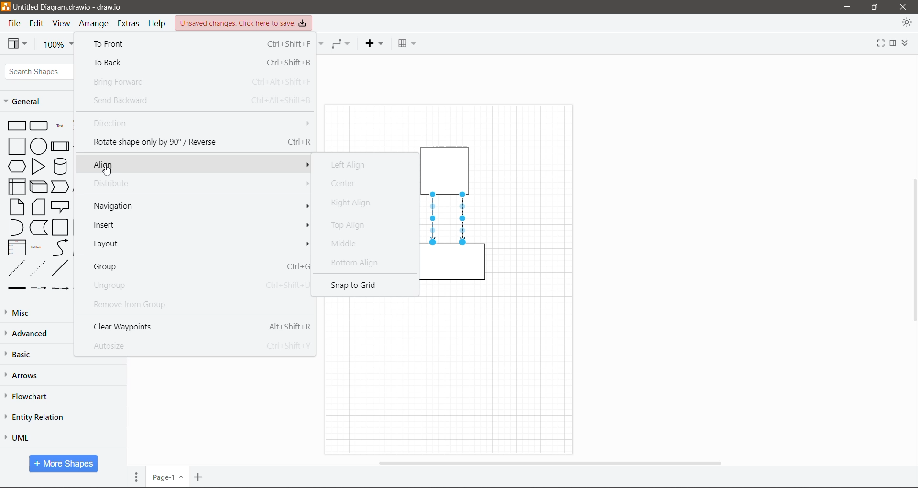  Describe the element at coordinates (353, 166) in the screenshot. I see `Left Align` at that location.